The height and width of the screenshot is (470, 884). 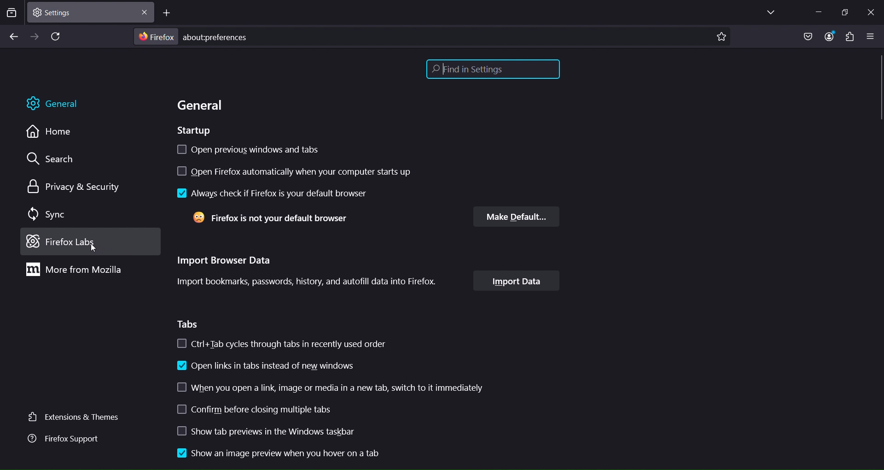 What do you see at coordinates (328, 388) in the screenshot?
I see `when u open link` at bounding box center [328, 388].